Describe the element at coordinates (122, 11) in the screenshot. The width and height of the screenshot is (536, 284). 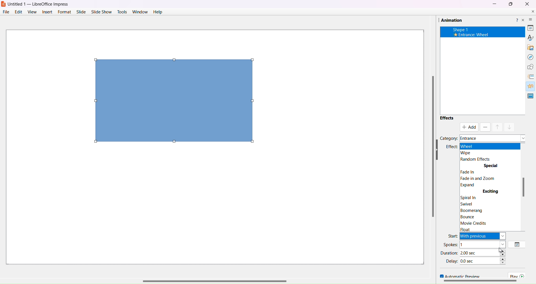
I see `Tools` at that location.